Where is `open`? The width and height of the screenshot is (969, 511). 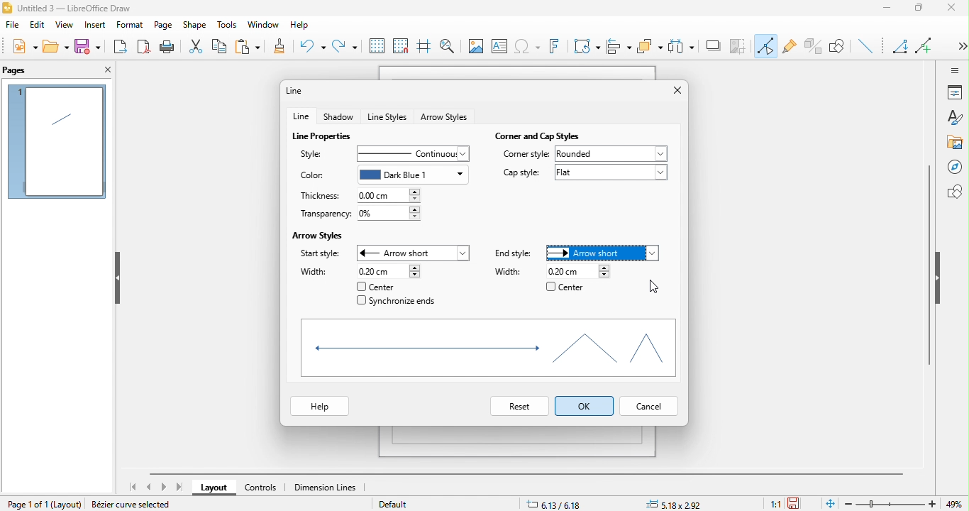 open is located at coordinates (57, 46).